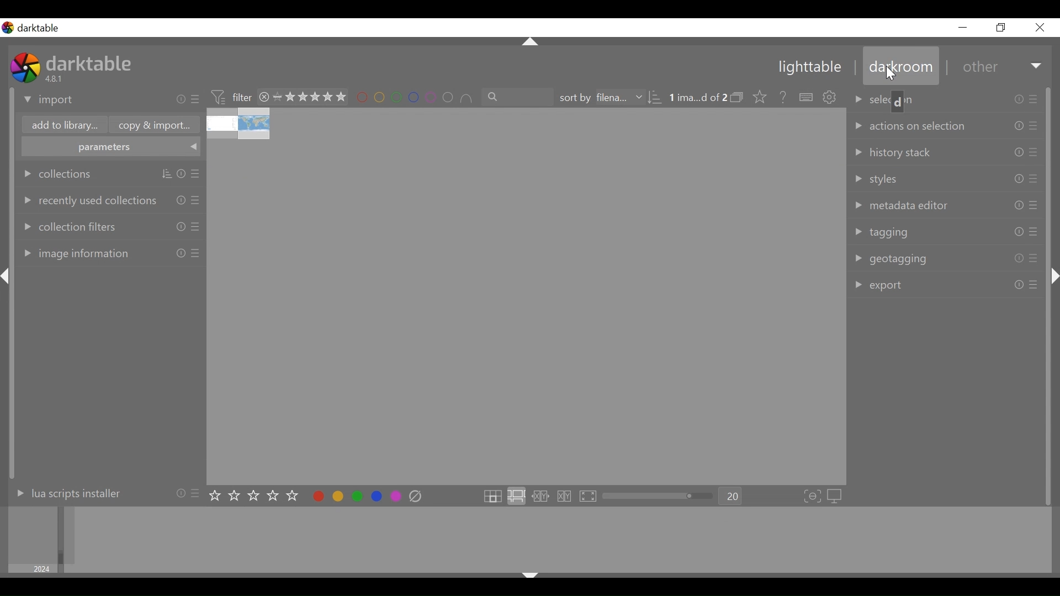  Describe the element at coordinates (610, 98) in the screenshot. I see `sort by` at that location.